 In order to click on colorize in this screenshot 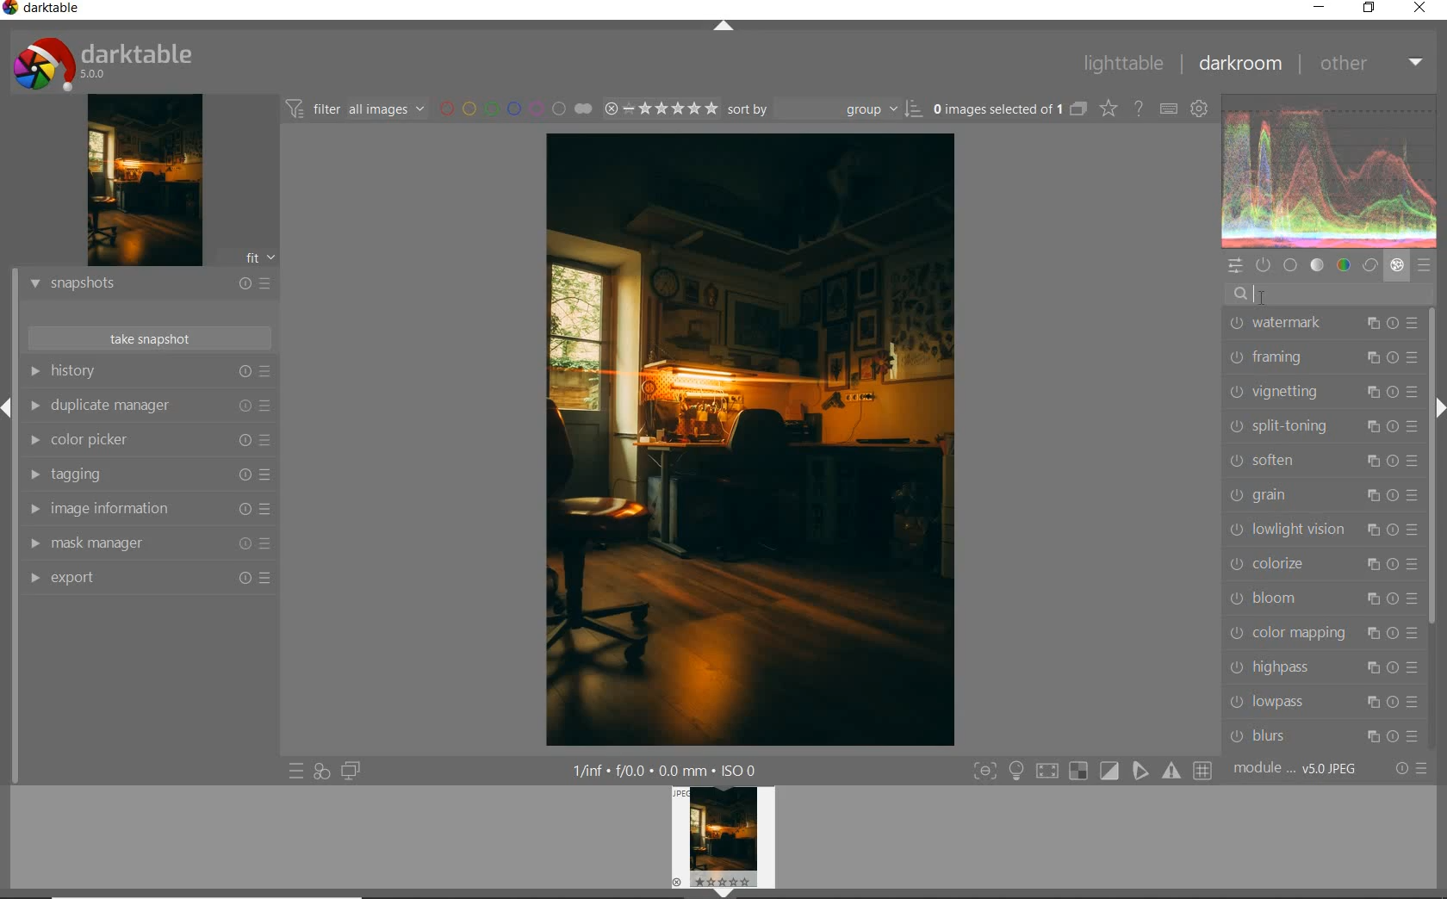, I will do `click(1320, 563)`.